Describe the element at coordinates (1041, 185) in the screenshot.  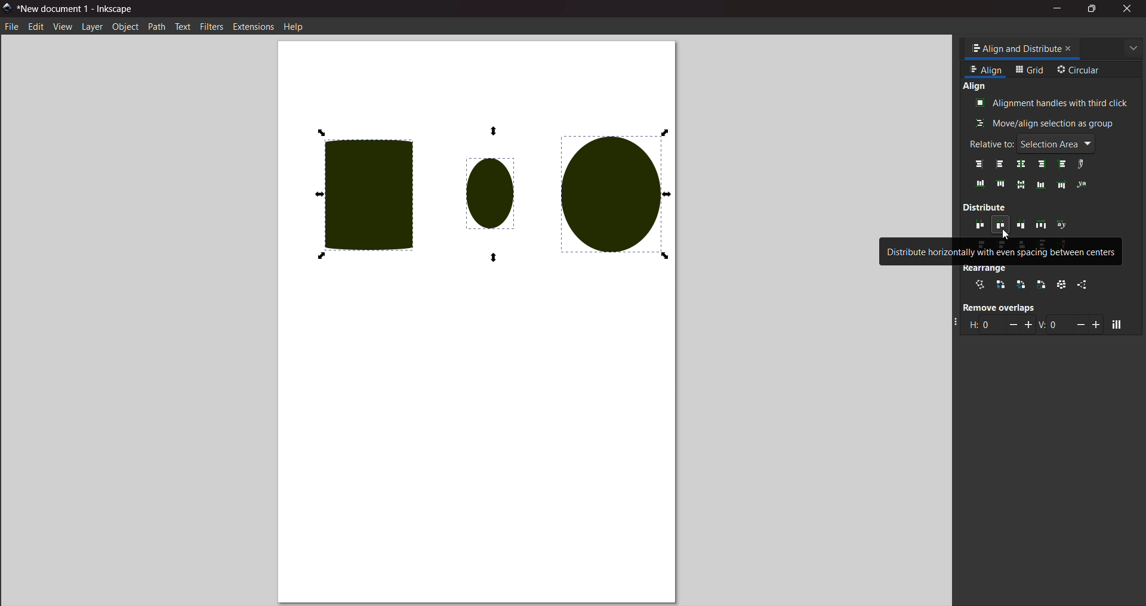
I see `align bottom` at that location.